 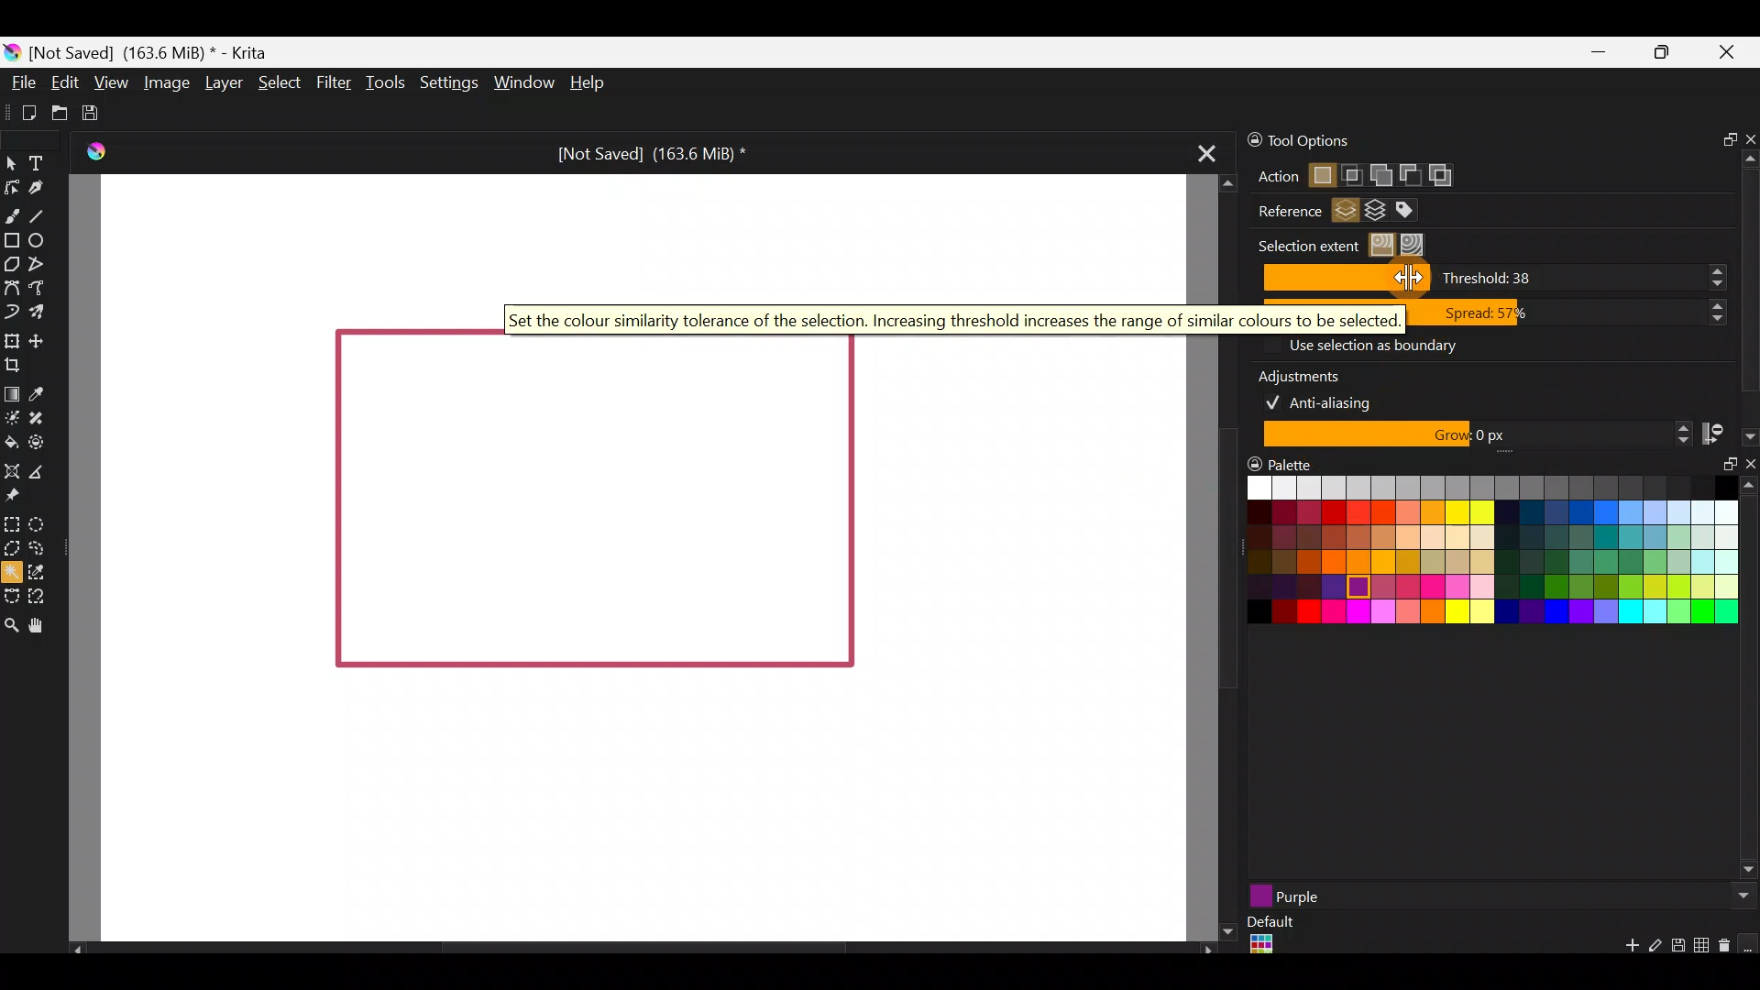 What do you see at coordinates (41, 265) in the screenshot?
I see `Polyline tool` at bounding box center [41, 265].